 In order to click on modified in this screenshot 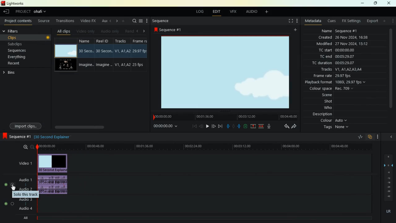, I will do `click(341, 44)`.